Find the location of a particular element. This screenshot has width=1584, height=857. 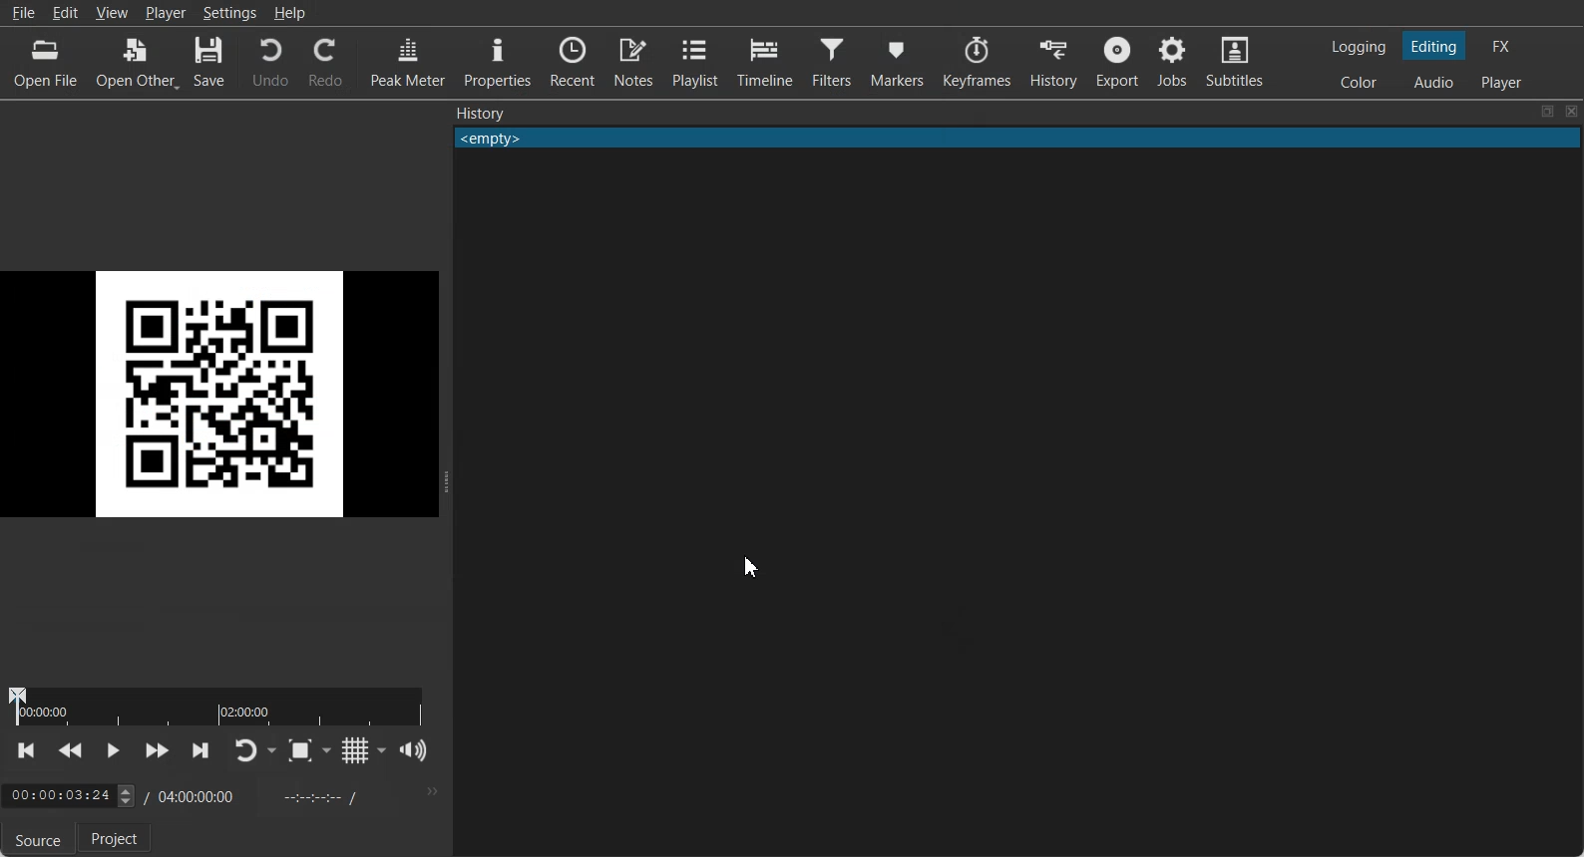

Switching to Audio Layout is located at coordinates (1434, 80).